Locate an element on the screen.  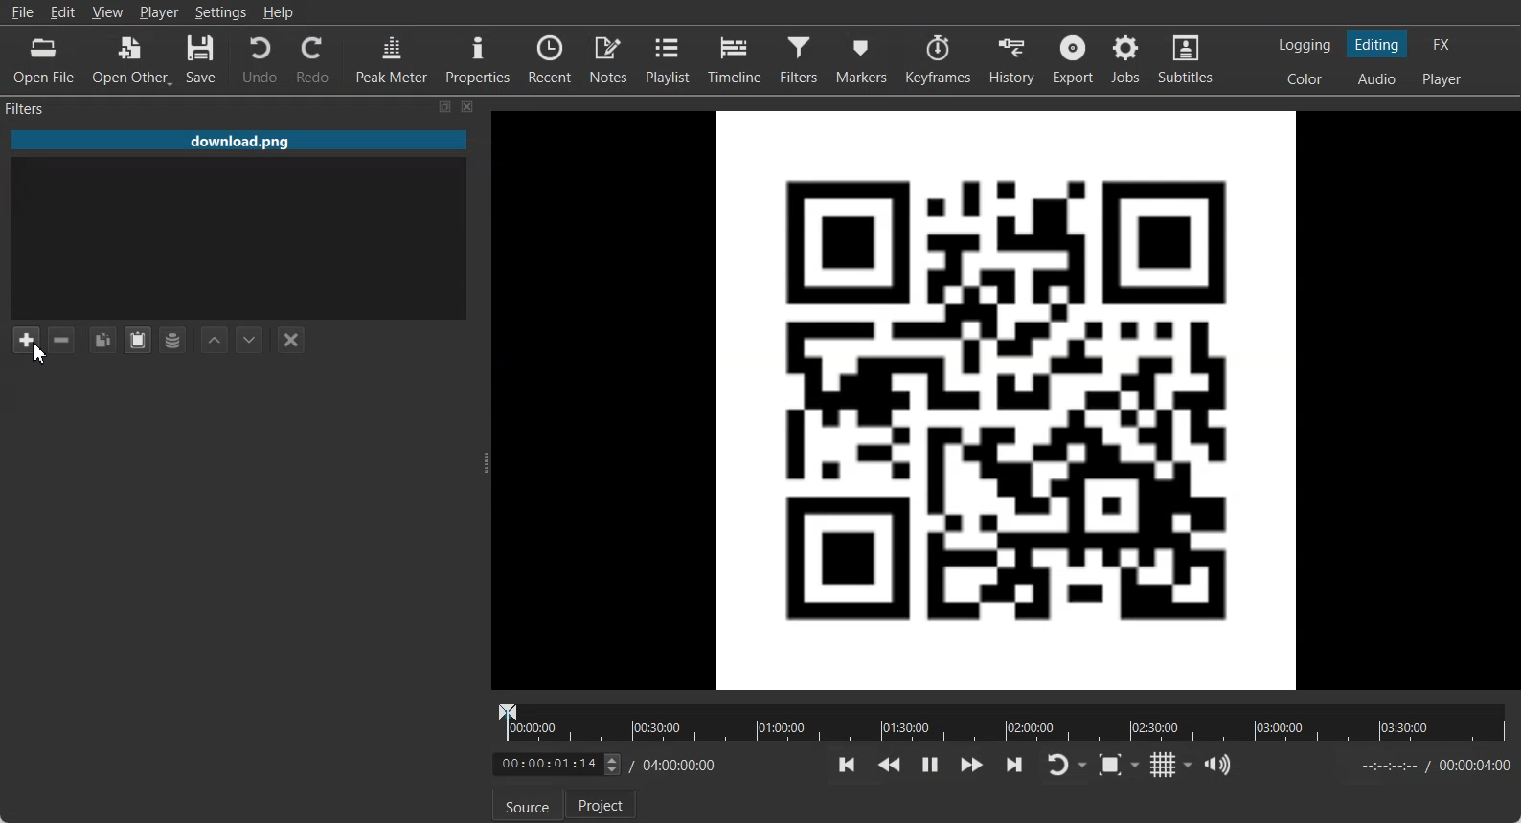
Source is located at coordinates (523, 807).